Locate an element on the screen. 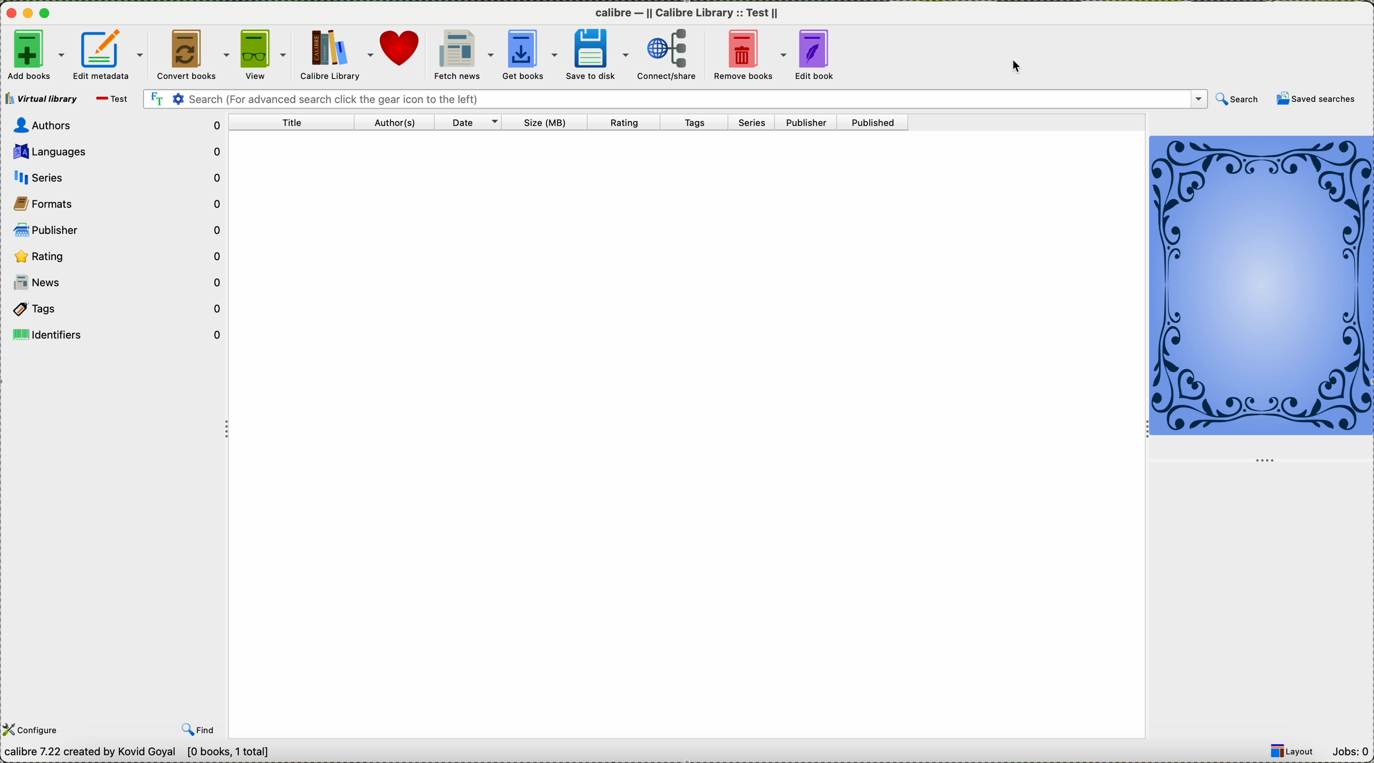 Image resolution: width=1374 pixels, height=763 pixels. save to disk is located at coordinates (601, 54).